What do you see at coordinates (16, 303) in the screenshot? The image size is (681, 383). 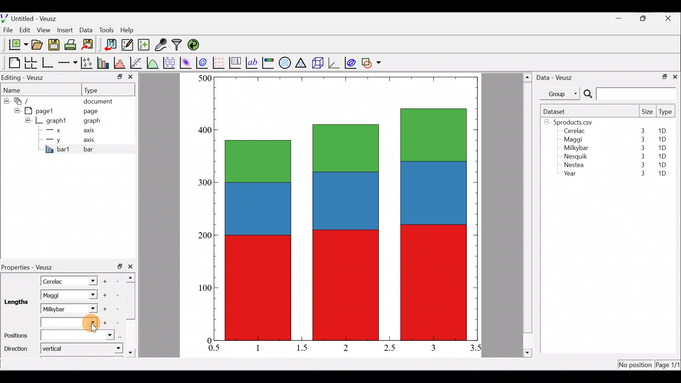 I see `Lengths` at bounding box center [16, 303].